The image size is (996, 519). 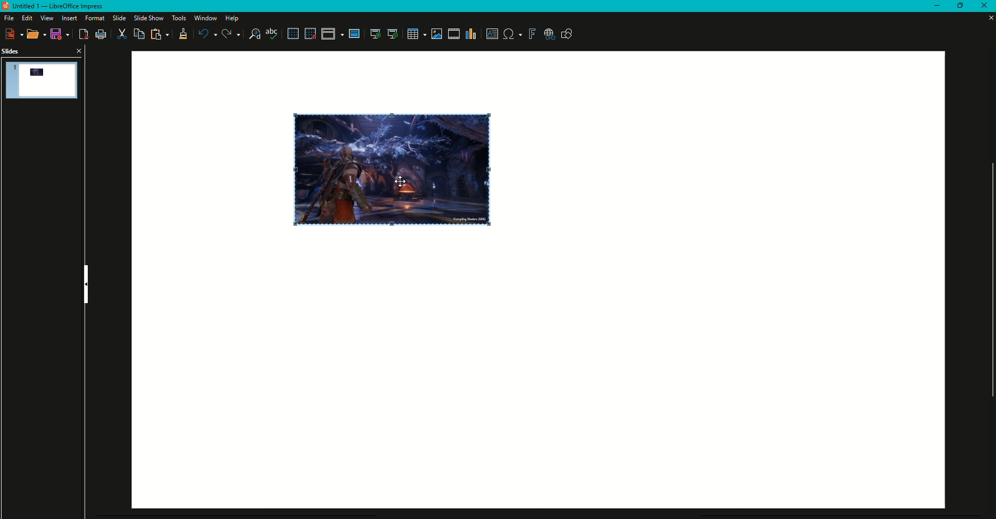 I want to click on Special Characters, so click(x=513, y=34).